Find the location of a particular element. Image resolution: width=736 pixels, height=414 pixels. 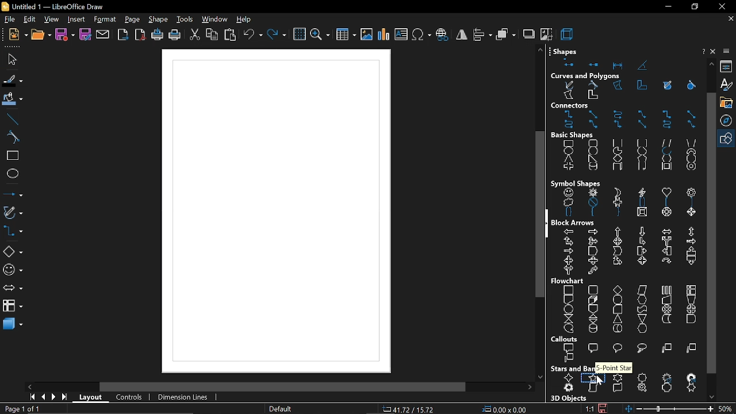

rectangle is located at coordinates (11, 157).